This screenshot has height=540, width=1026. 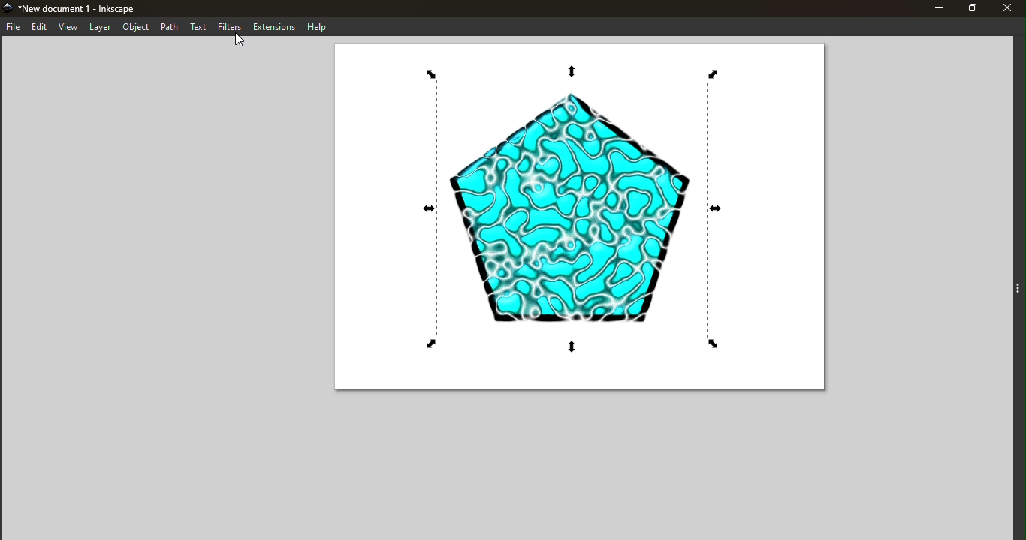 I want to click on Object, so click(x=134, y=27).